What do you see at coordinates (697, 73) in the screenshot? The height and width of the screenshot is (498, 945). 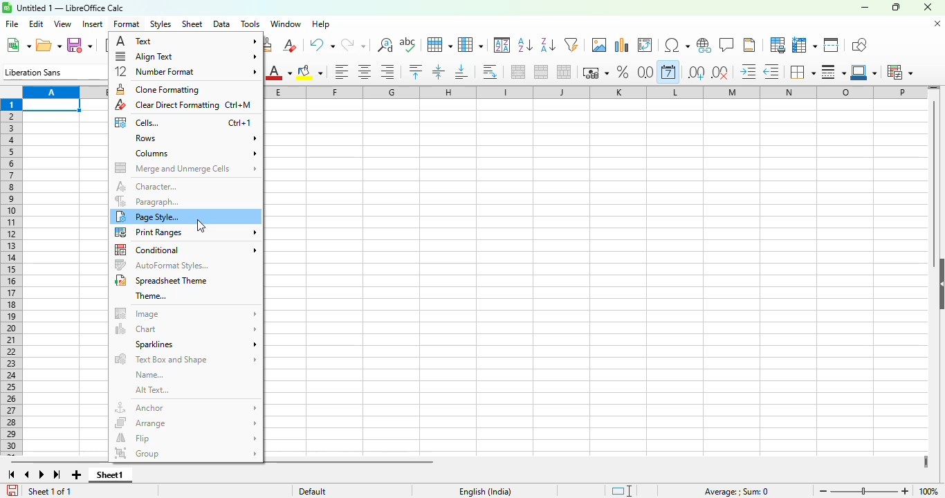 I see `add decimal` at bounding box center [697, 73].